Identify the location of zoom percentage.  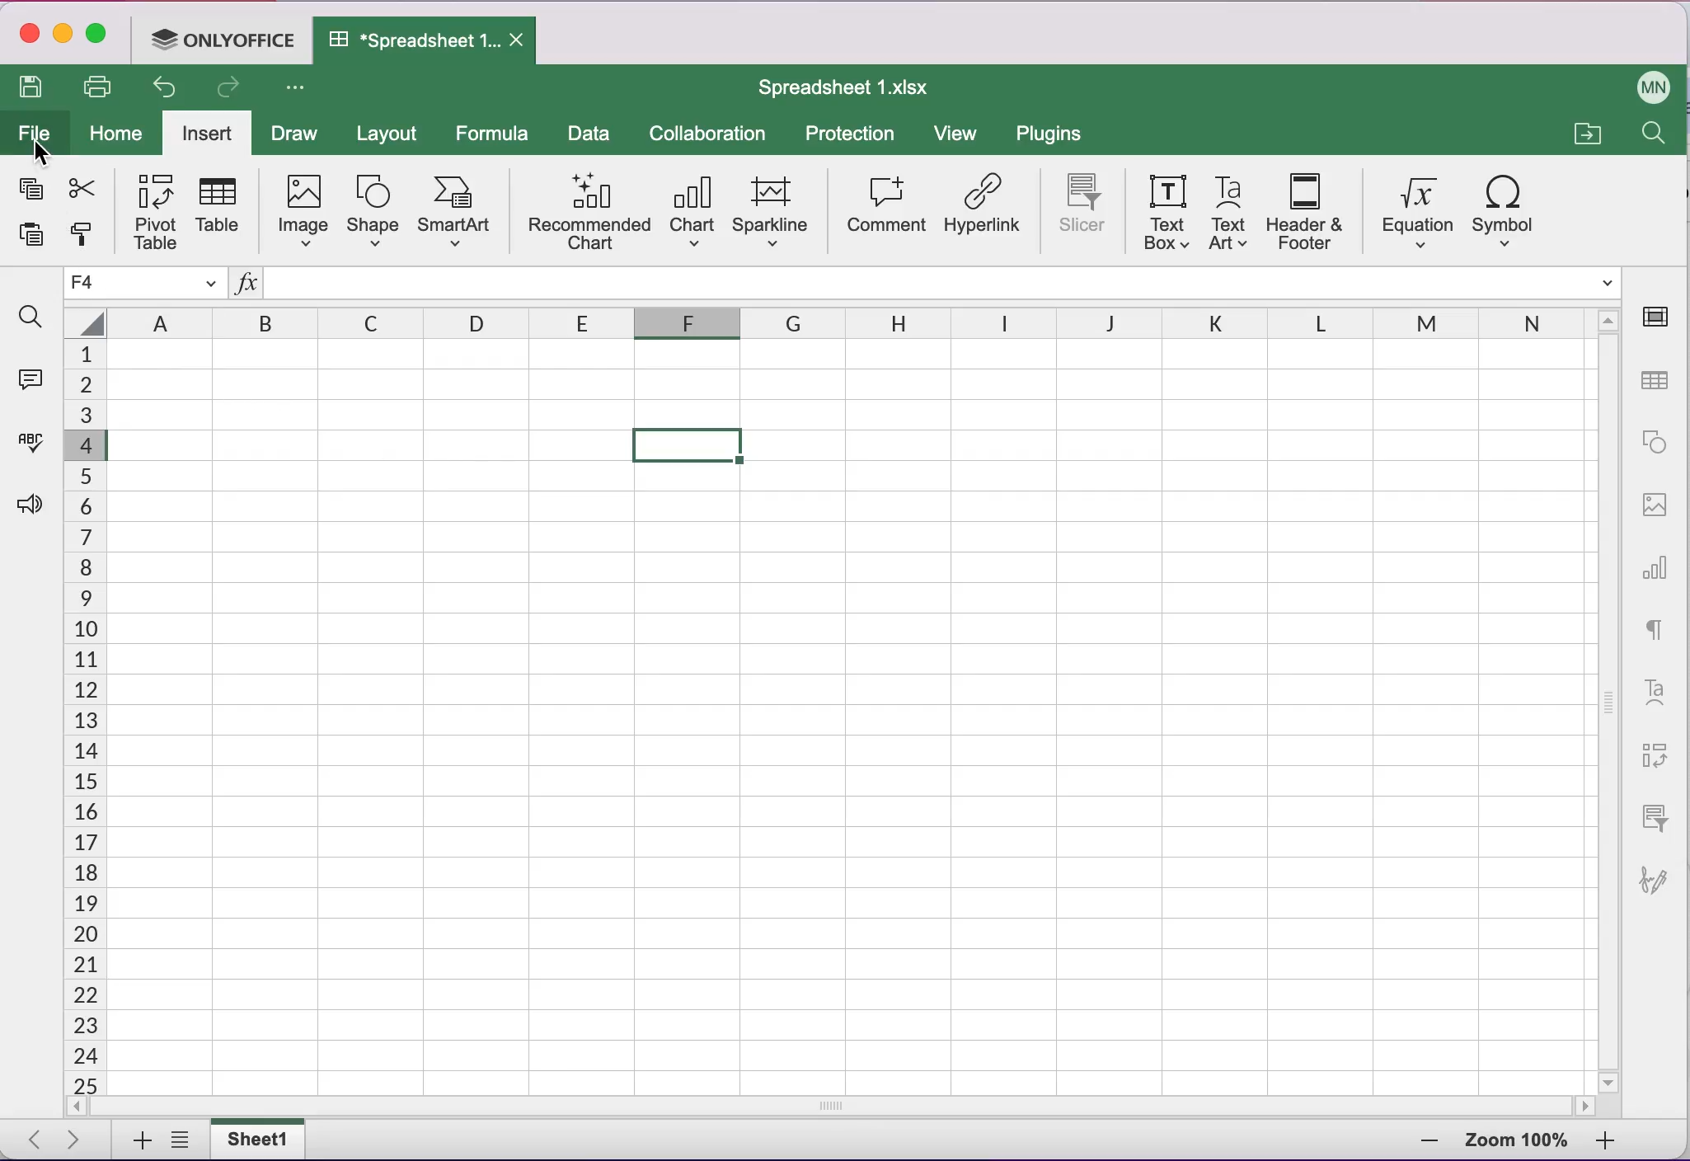
(1517, 1140).